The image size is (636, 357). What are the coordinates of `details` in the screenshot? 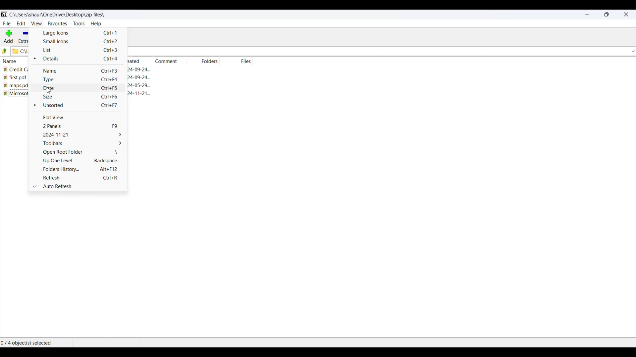 It's located at (77, 59).